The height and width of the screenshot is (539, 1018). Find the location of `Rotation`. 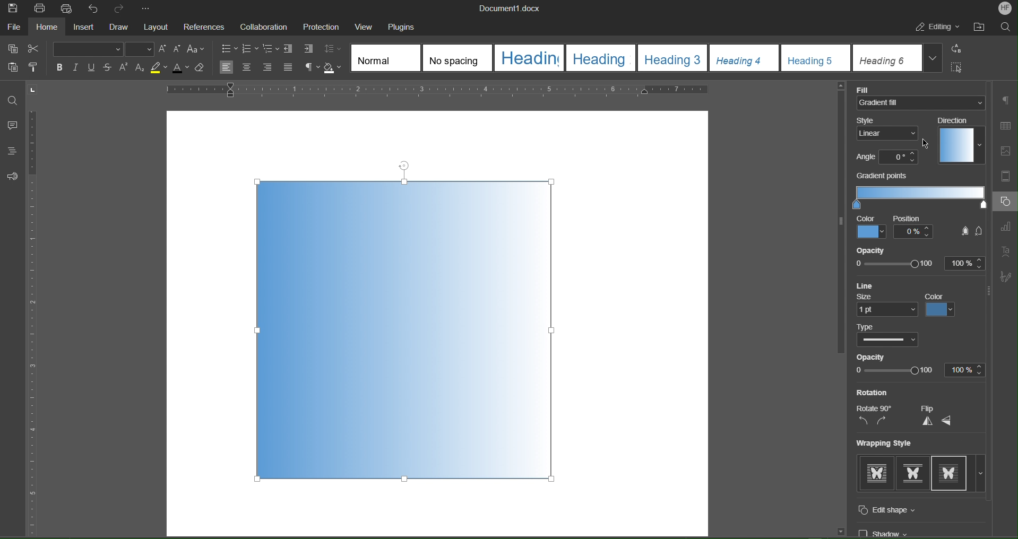

Rotation is located at coordinates (881, 392).